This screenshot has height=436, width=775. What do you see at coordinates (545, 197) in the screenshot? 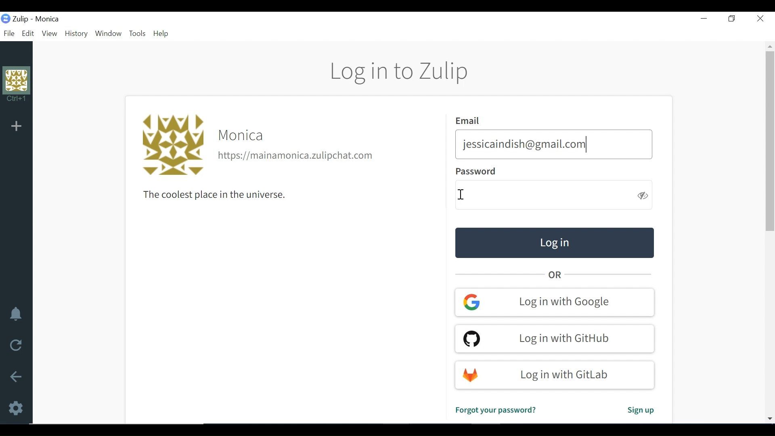
I see `Enter Password` at bounding box center [545, 197].